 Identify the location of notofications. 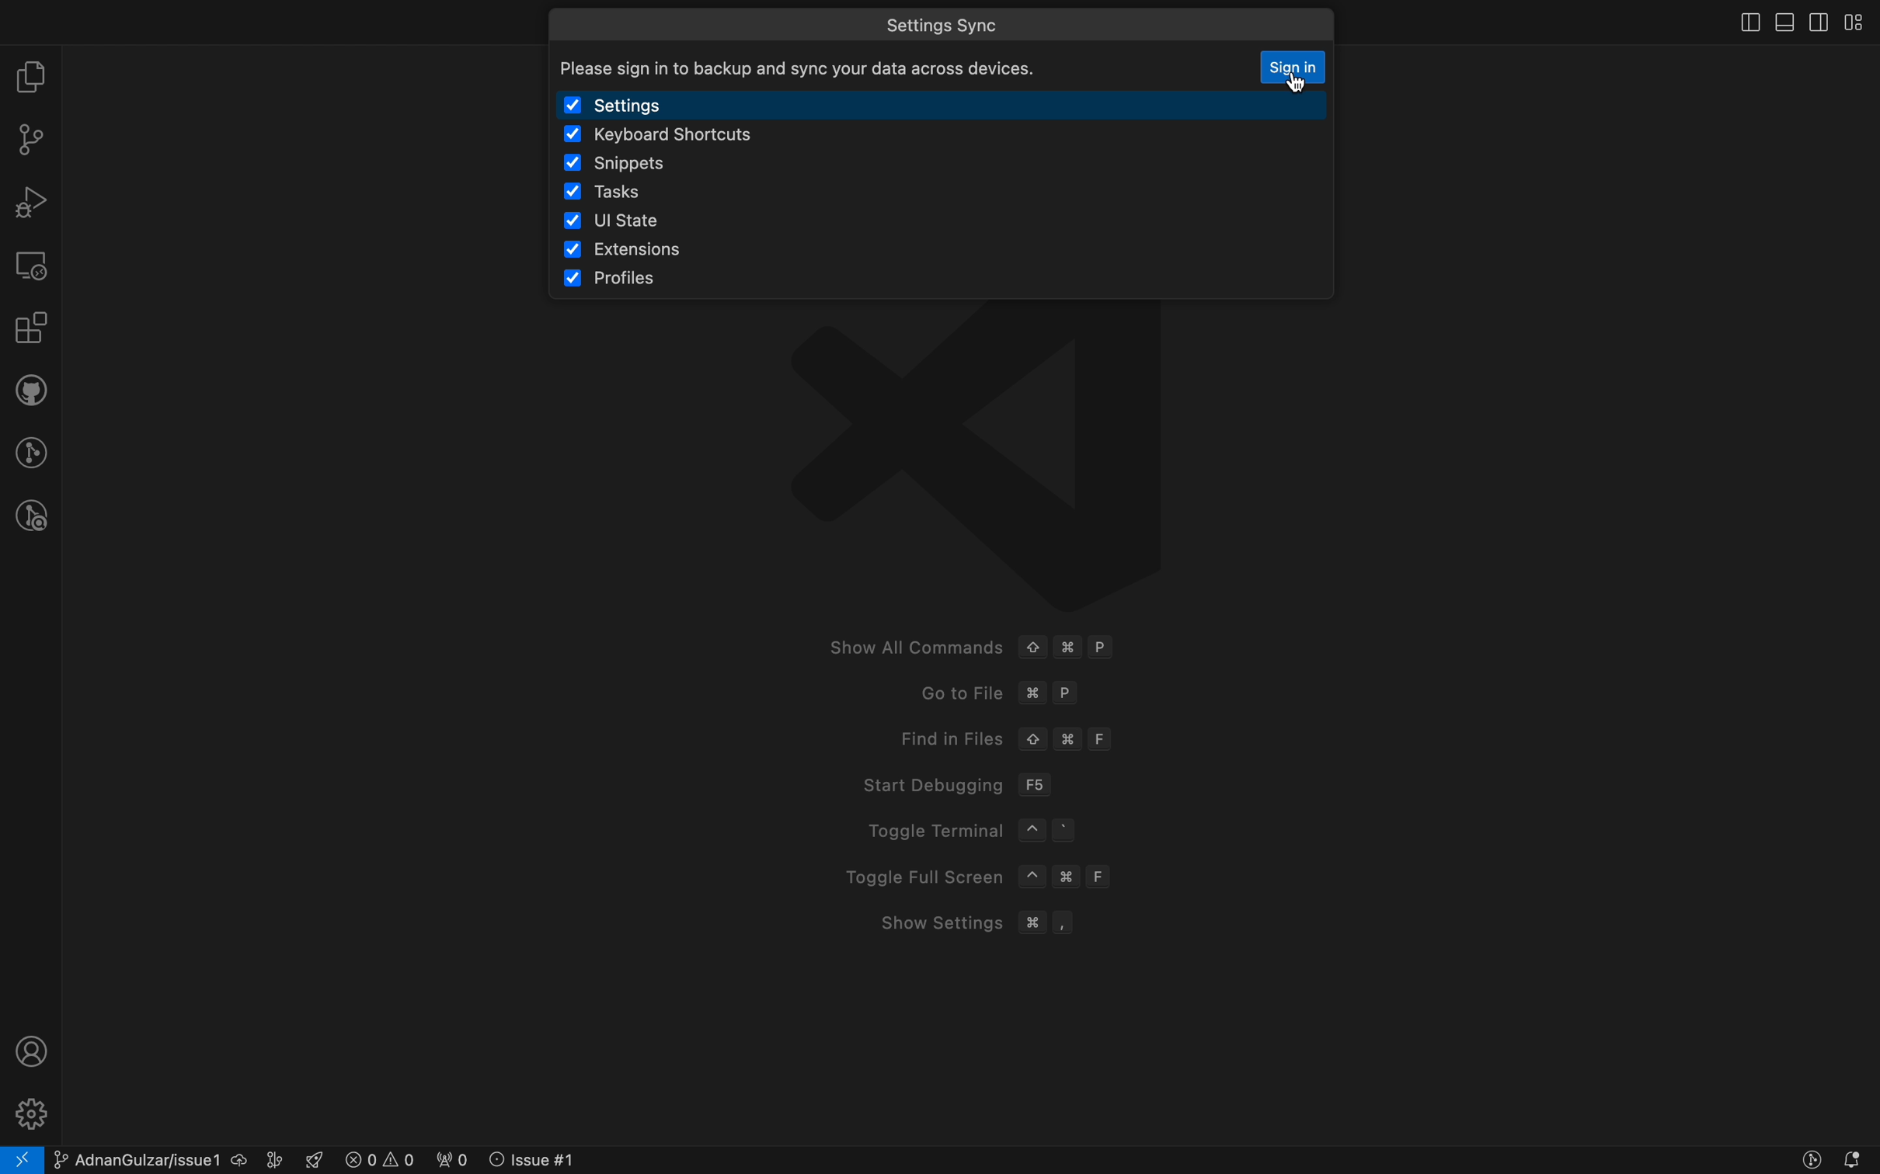
(1856, 1160).